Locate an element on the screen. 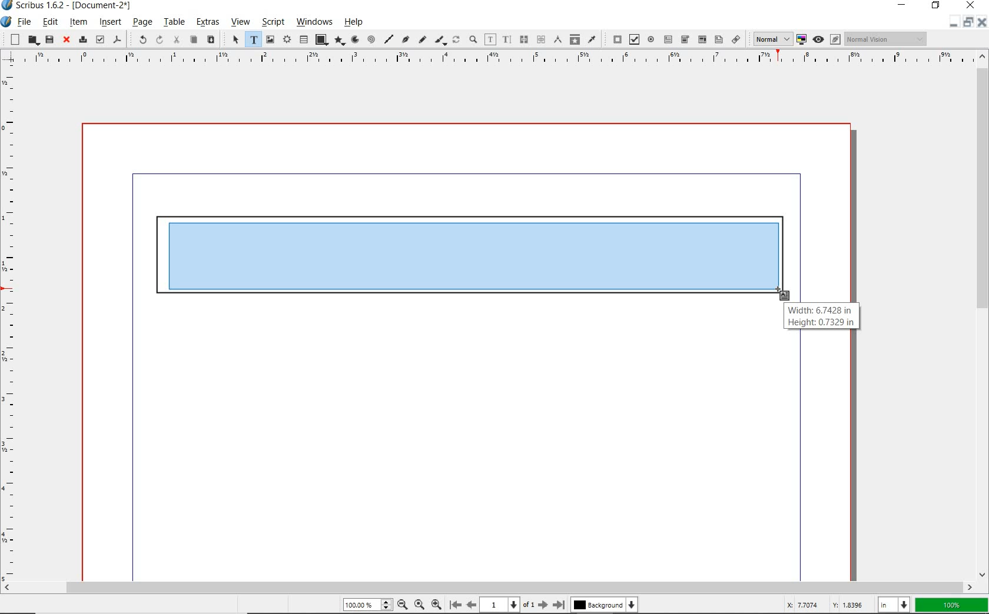 This screenshot has height=614, width=989. system name is located at coordinates (68, 5).